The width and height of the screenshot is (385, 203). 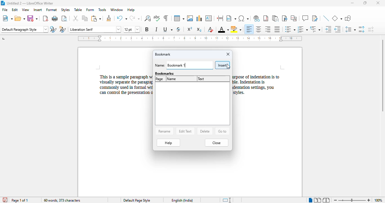 I want to click on name: Bookmark 1, so click(x=184, y=65).